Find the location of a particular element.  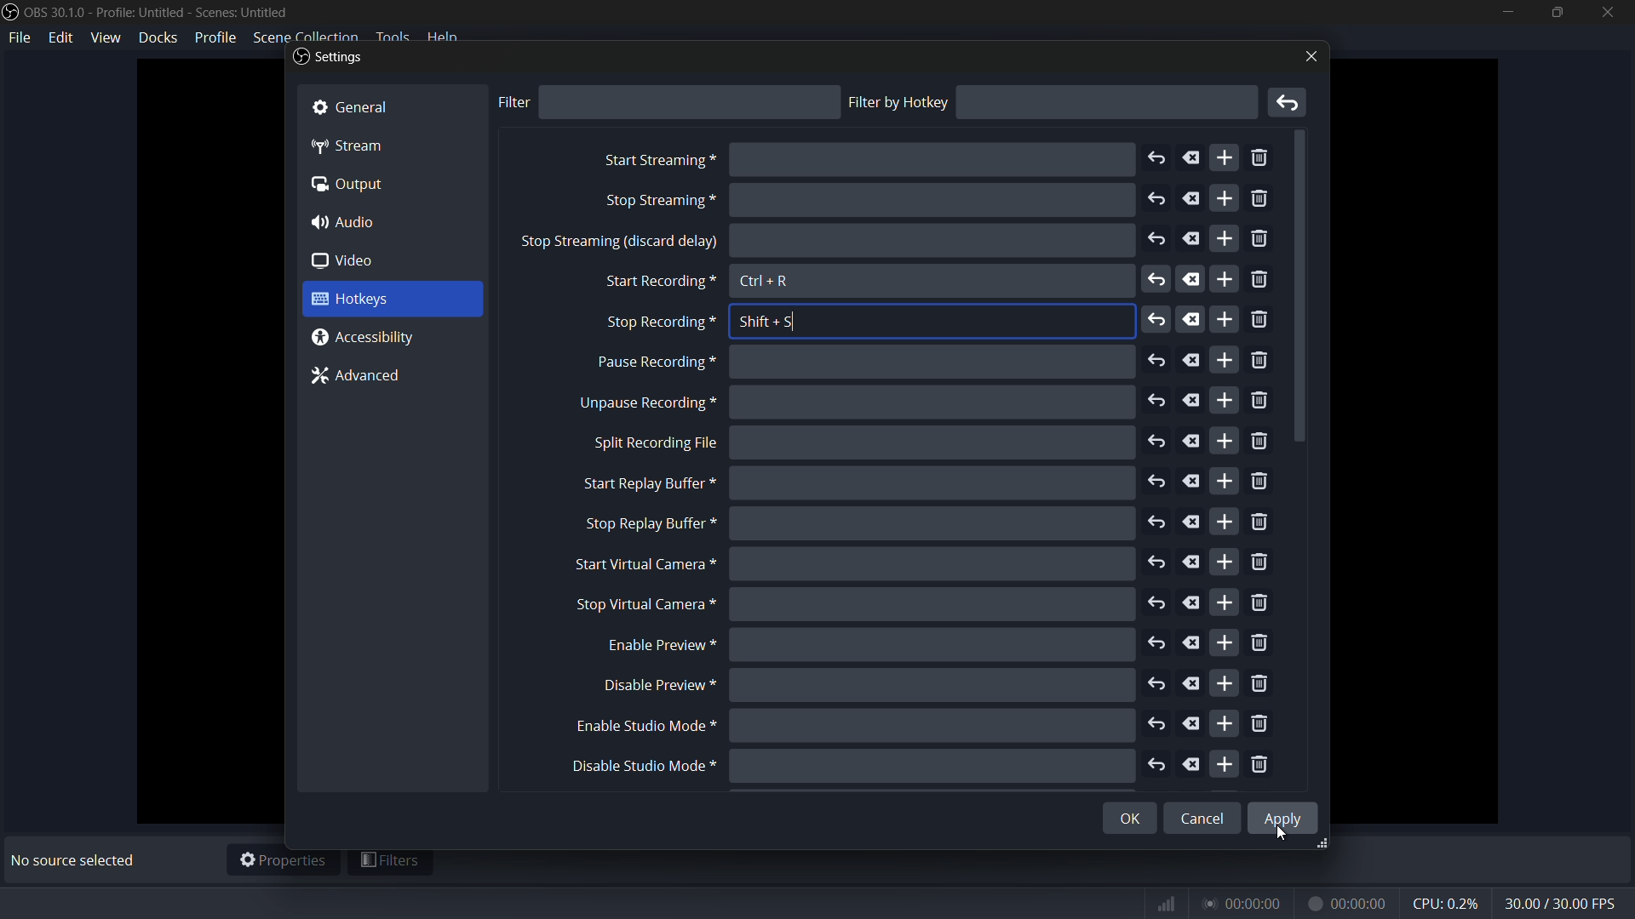

scene collection menu is located at coordinates (305, 37).